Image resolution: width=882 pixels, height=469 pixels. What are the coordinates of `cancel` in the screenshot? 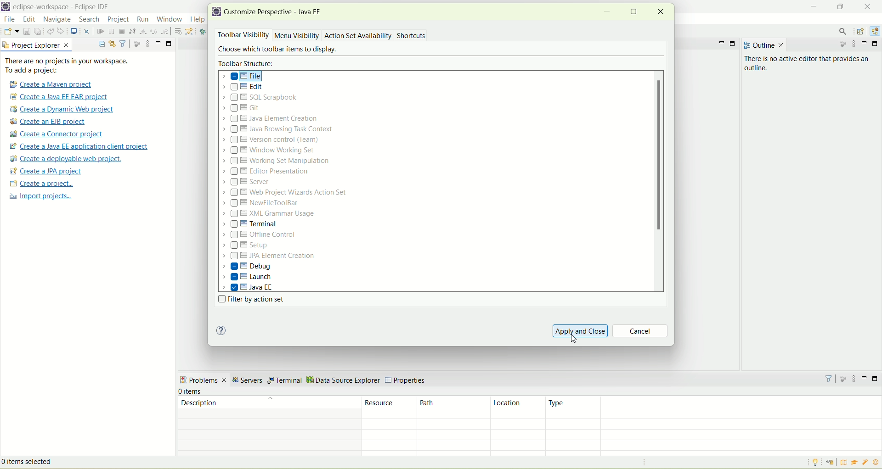 It's located at (641, 332).